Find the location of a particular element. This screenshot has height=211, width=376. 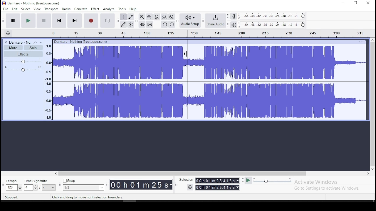

generate is located at coordinates (81, 9).